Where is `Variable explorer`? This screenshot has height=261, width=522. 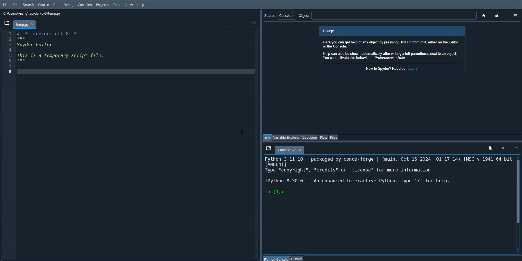 Variable explorer is located at coordinates (287, 137).